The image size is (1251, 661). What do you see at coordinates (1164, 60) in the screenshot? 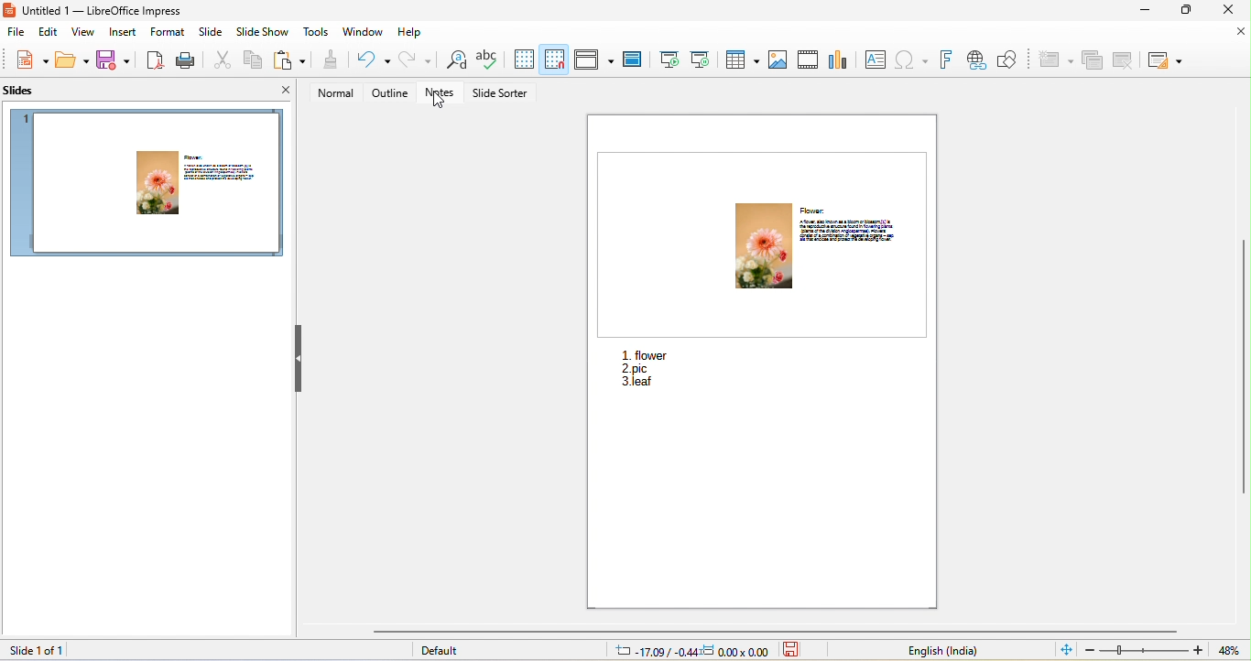
I see `calculator` at bounding box center [1164, 60].